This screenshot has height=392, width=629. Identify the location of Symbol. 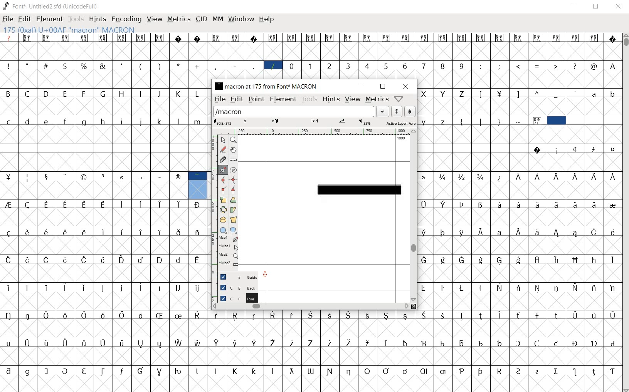
(198, 205).